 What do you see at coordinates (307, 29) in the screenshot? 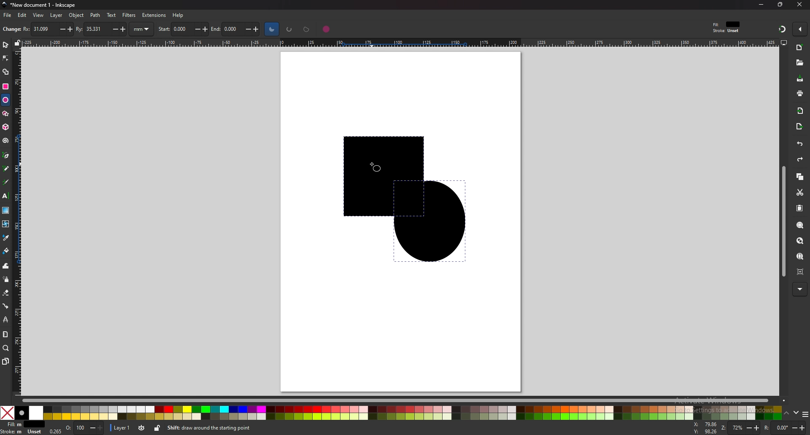
I see `chord` at bounding box center [307, 29].